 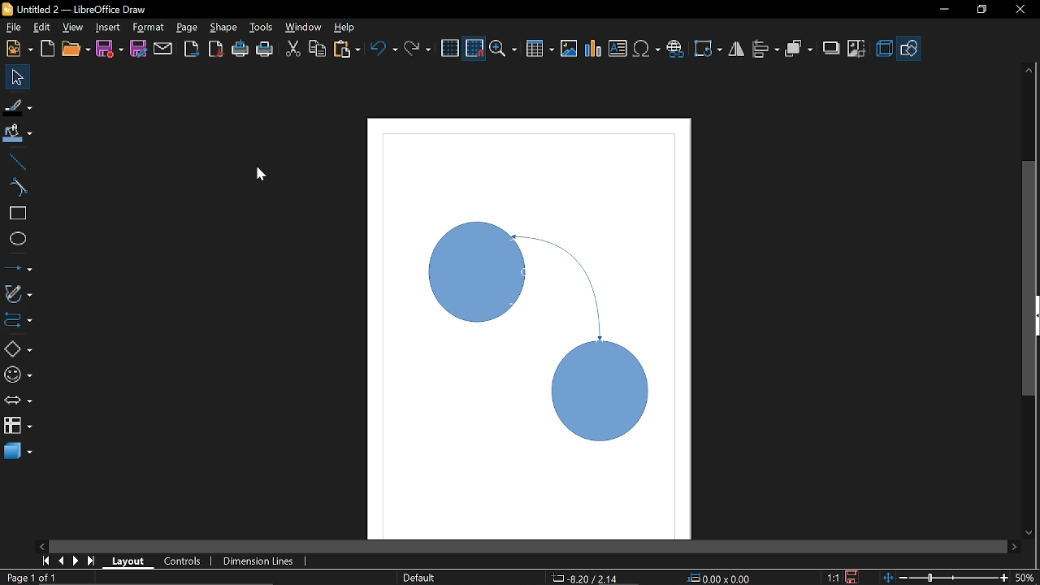 What do you see at coordinates (1025, 577) in the screenshot?
I see `Current zoom` at bounding box center [1025, 577].